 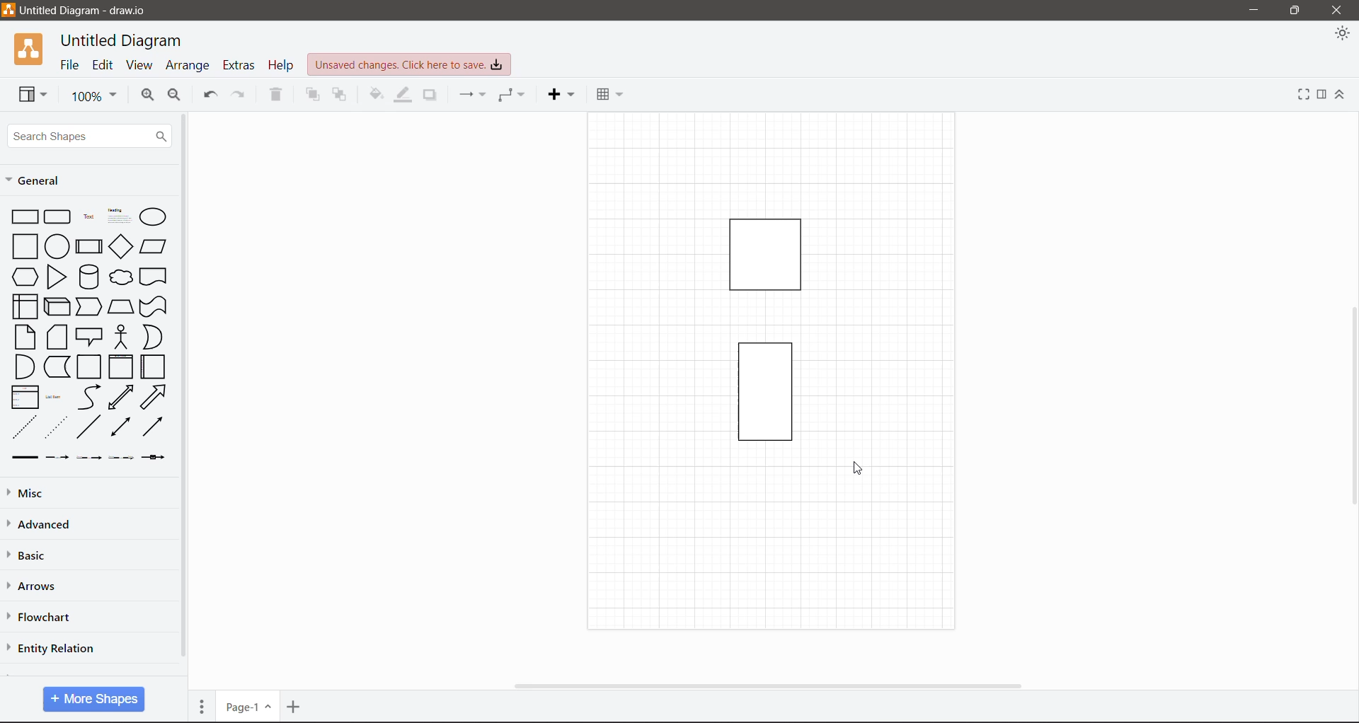 What do you see at coordinates (147, 97) in the screenshot?
I see `Zoom In` at bounding box center [147, 97].